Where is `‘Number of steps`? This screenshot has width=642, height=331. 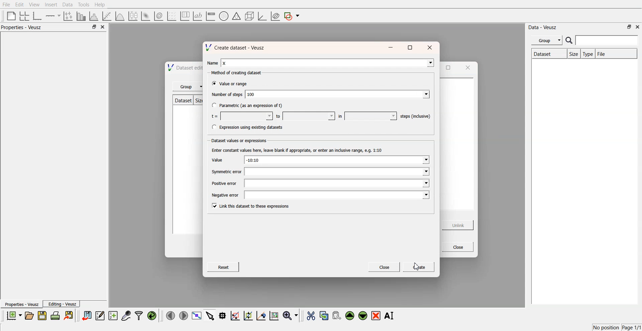
‘Number of steps is located at coordinates (227, 95).